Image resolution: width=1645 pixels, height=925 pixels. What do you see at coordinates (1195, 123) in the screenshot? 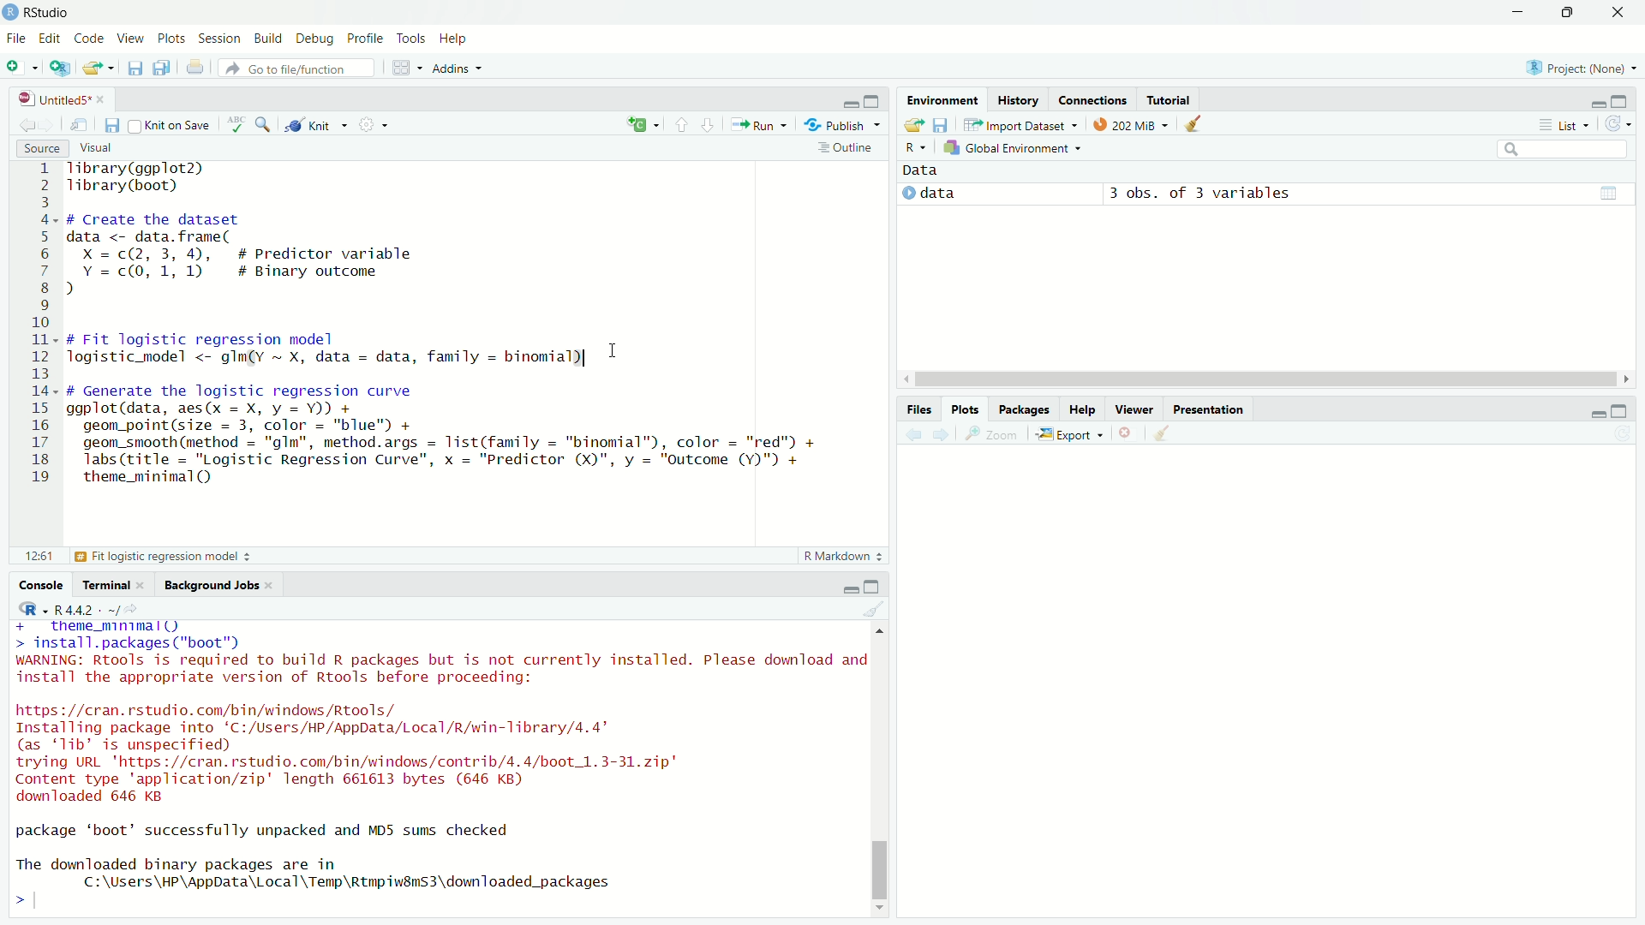
I see `Clear objects from workspace` at bounding box center [1195, 123].